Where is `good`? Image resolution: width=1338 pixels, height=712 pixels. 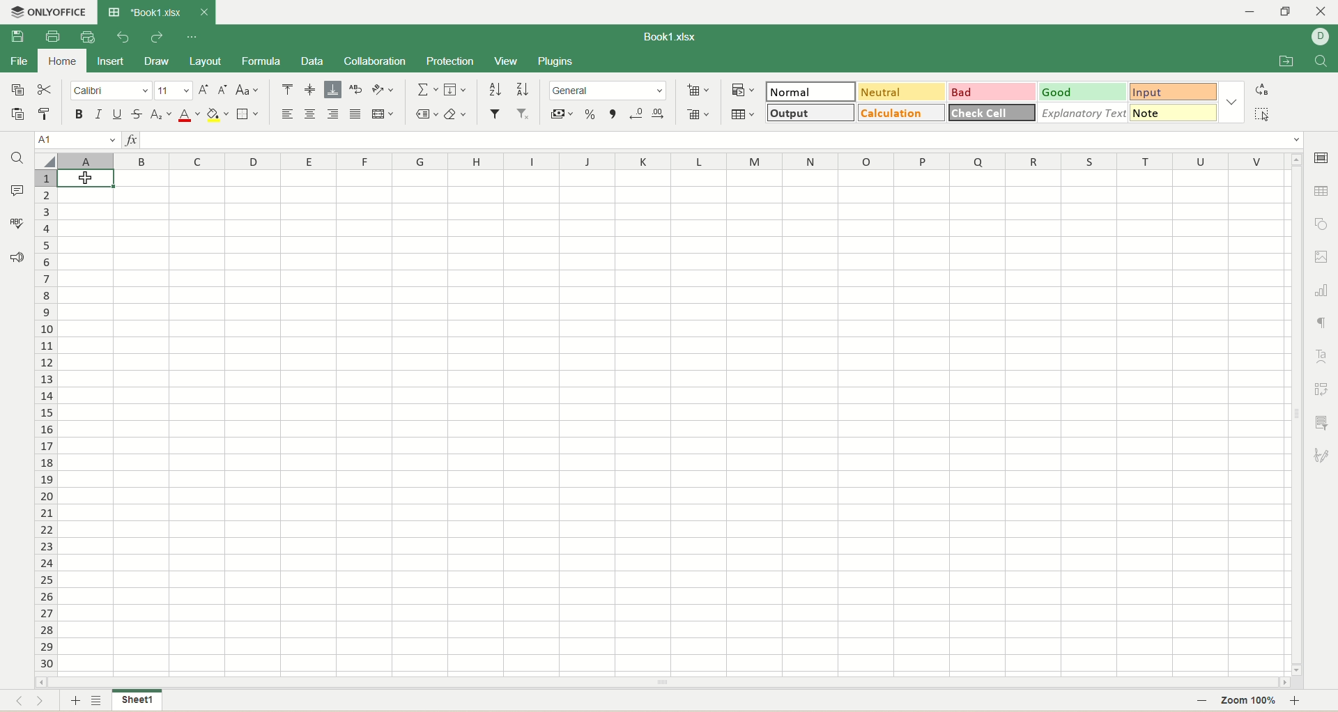 good is located at coordinates (1084, 92).